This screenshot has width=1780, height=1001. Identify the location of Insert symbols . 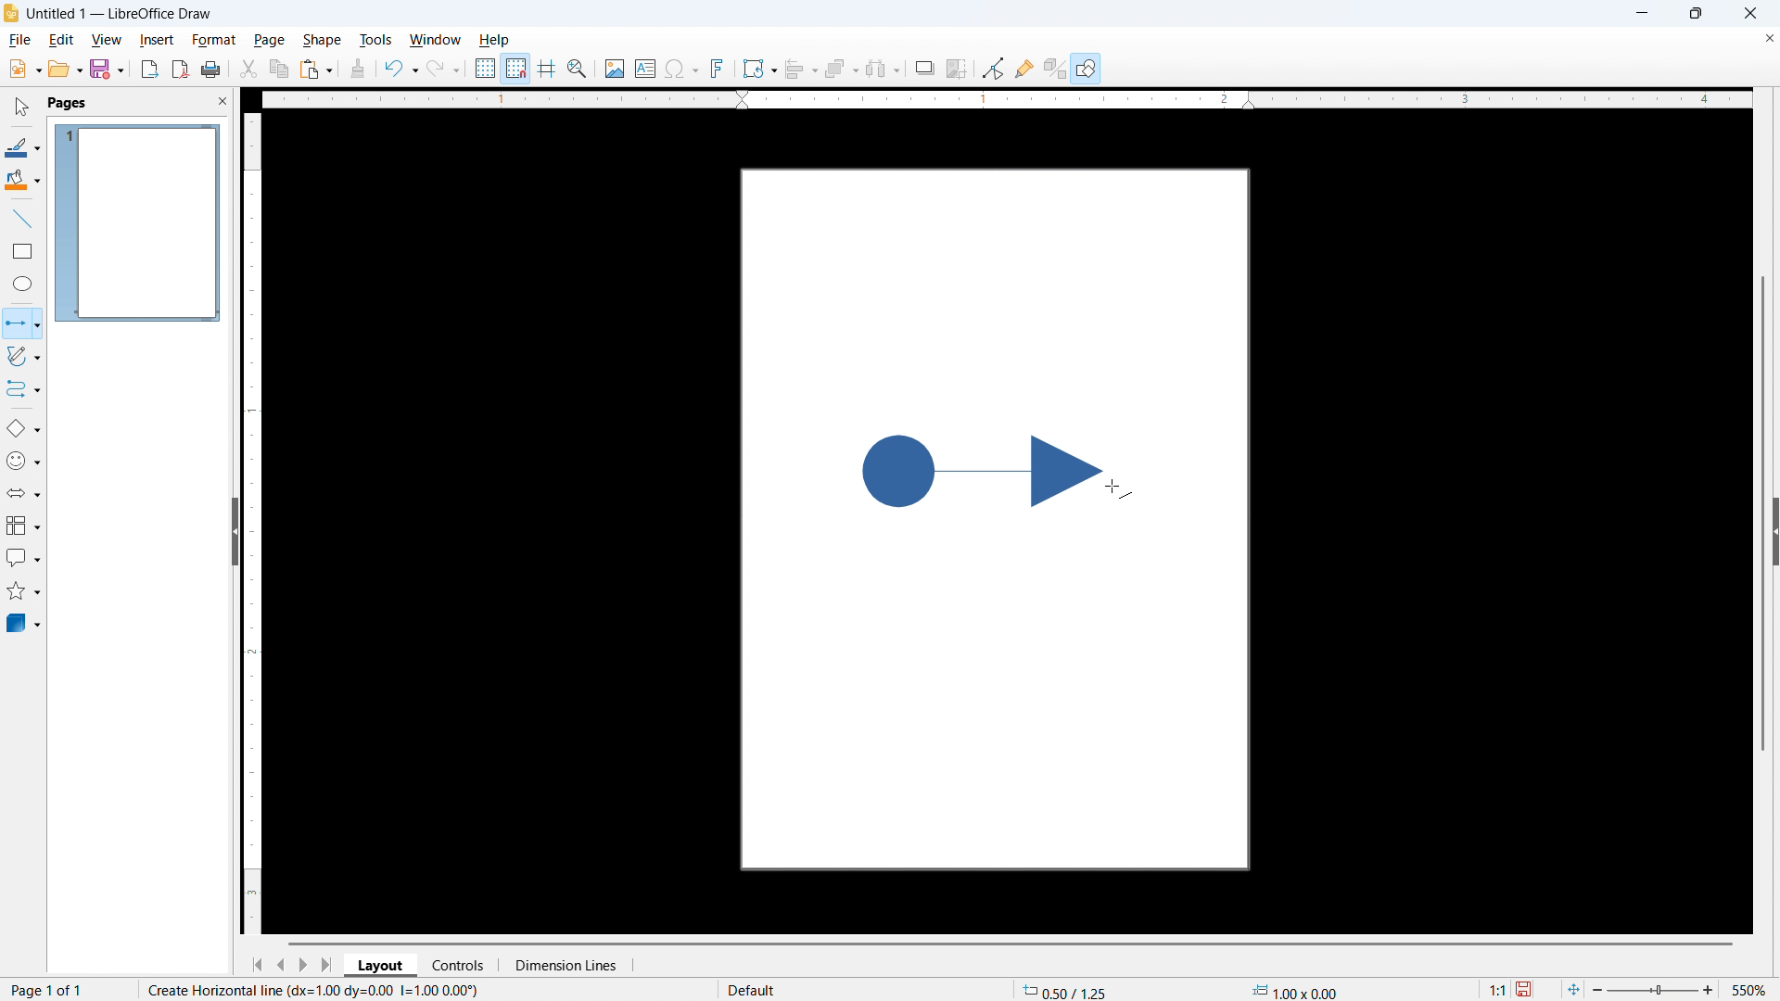
(682, 69).